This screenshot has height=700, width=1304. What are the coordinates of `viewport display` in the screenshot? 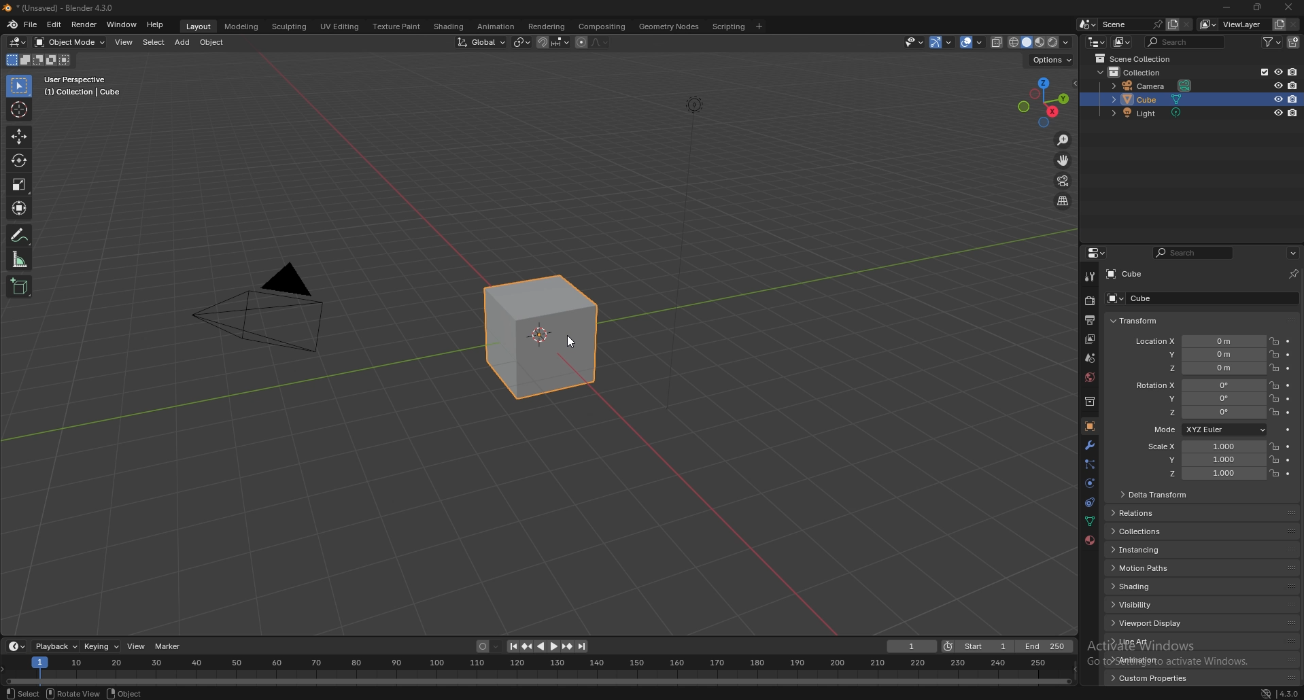 It's located at (1163, 623).